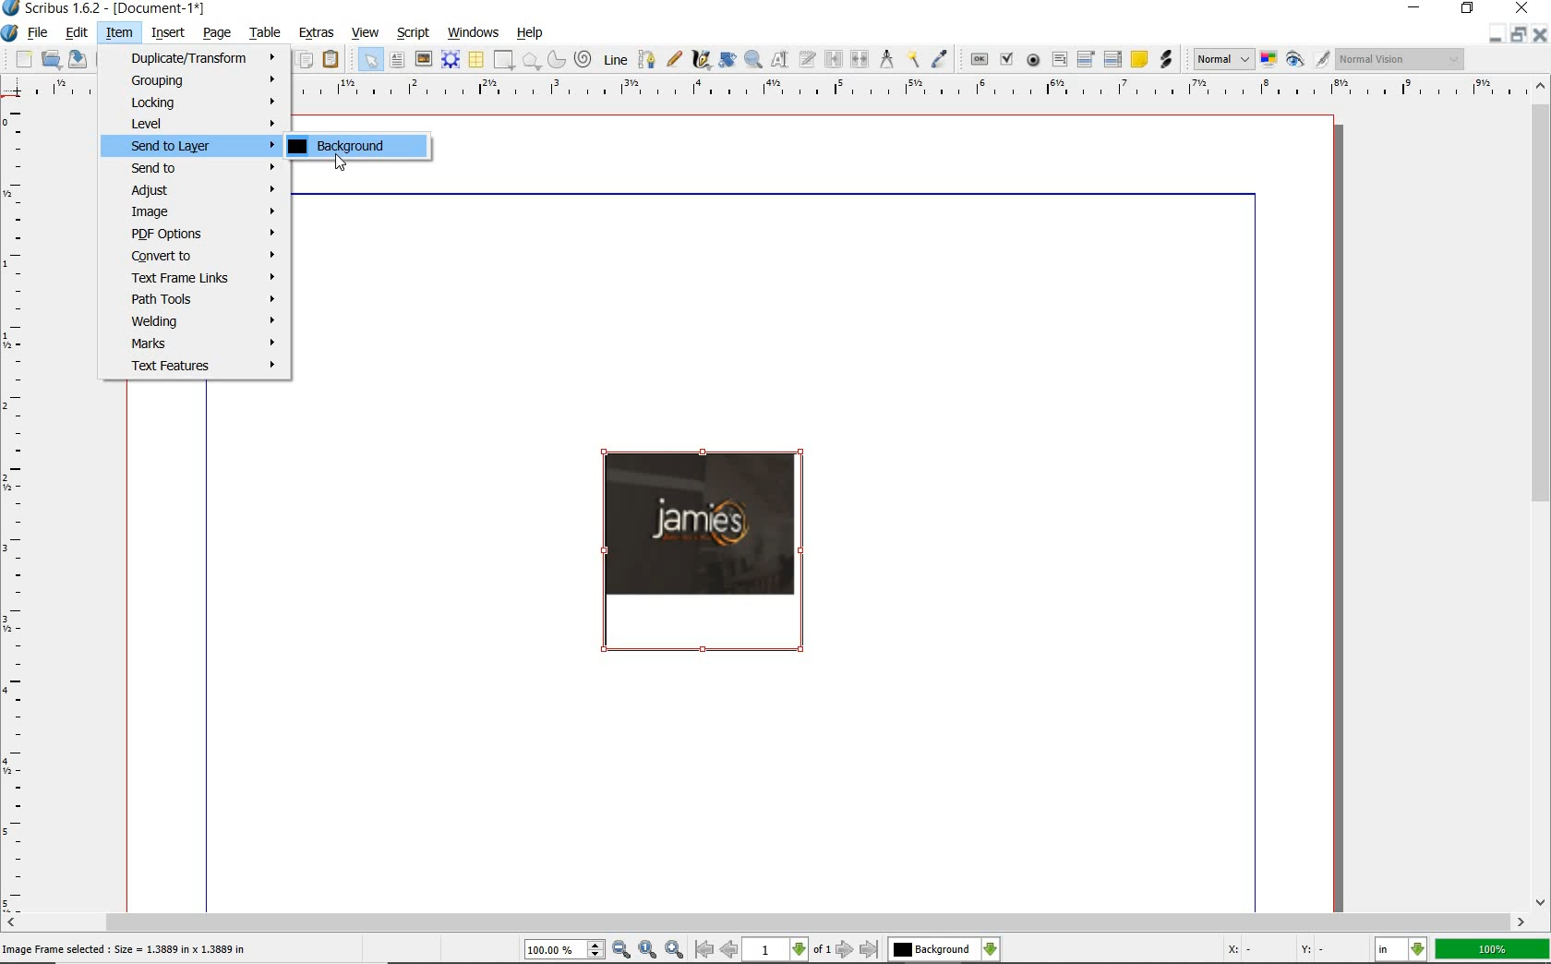  Describe the element at coordinates (50, 58) in the screenshot. I see `open` at that location.